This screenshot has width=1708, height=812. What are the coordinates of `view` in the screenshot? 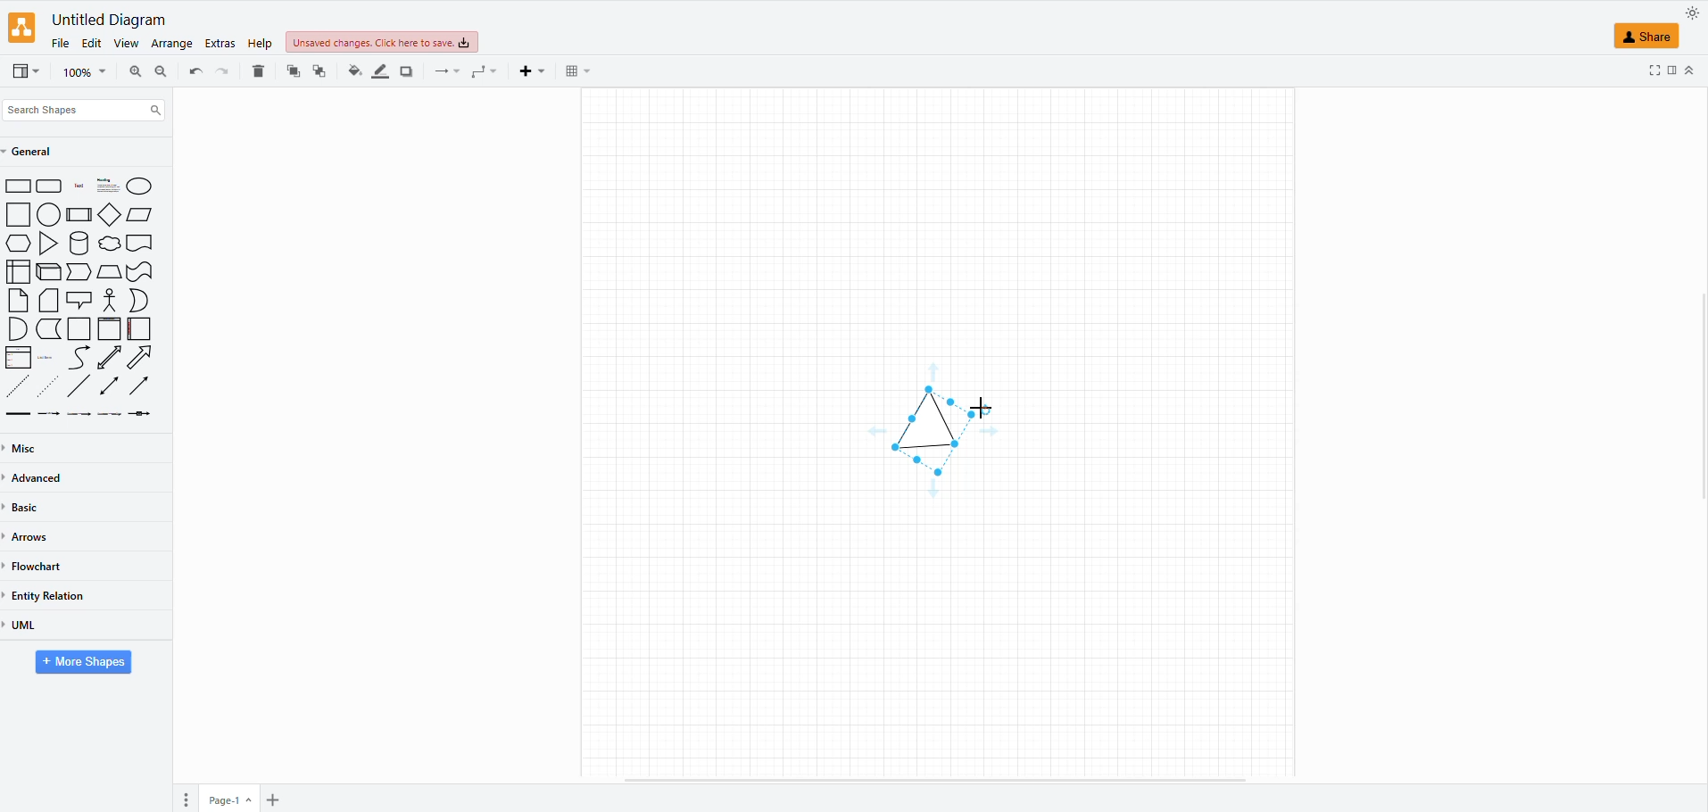 It's located at (23, 70).